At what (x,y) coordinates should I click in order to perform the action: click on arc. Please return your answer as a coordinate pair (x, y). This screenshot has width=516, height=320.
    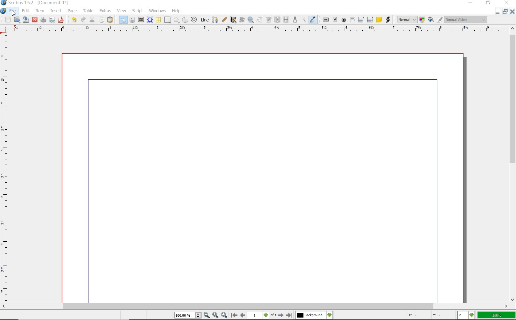
    Looking at the image, I should click on (185, 20).